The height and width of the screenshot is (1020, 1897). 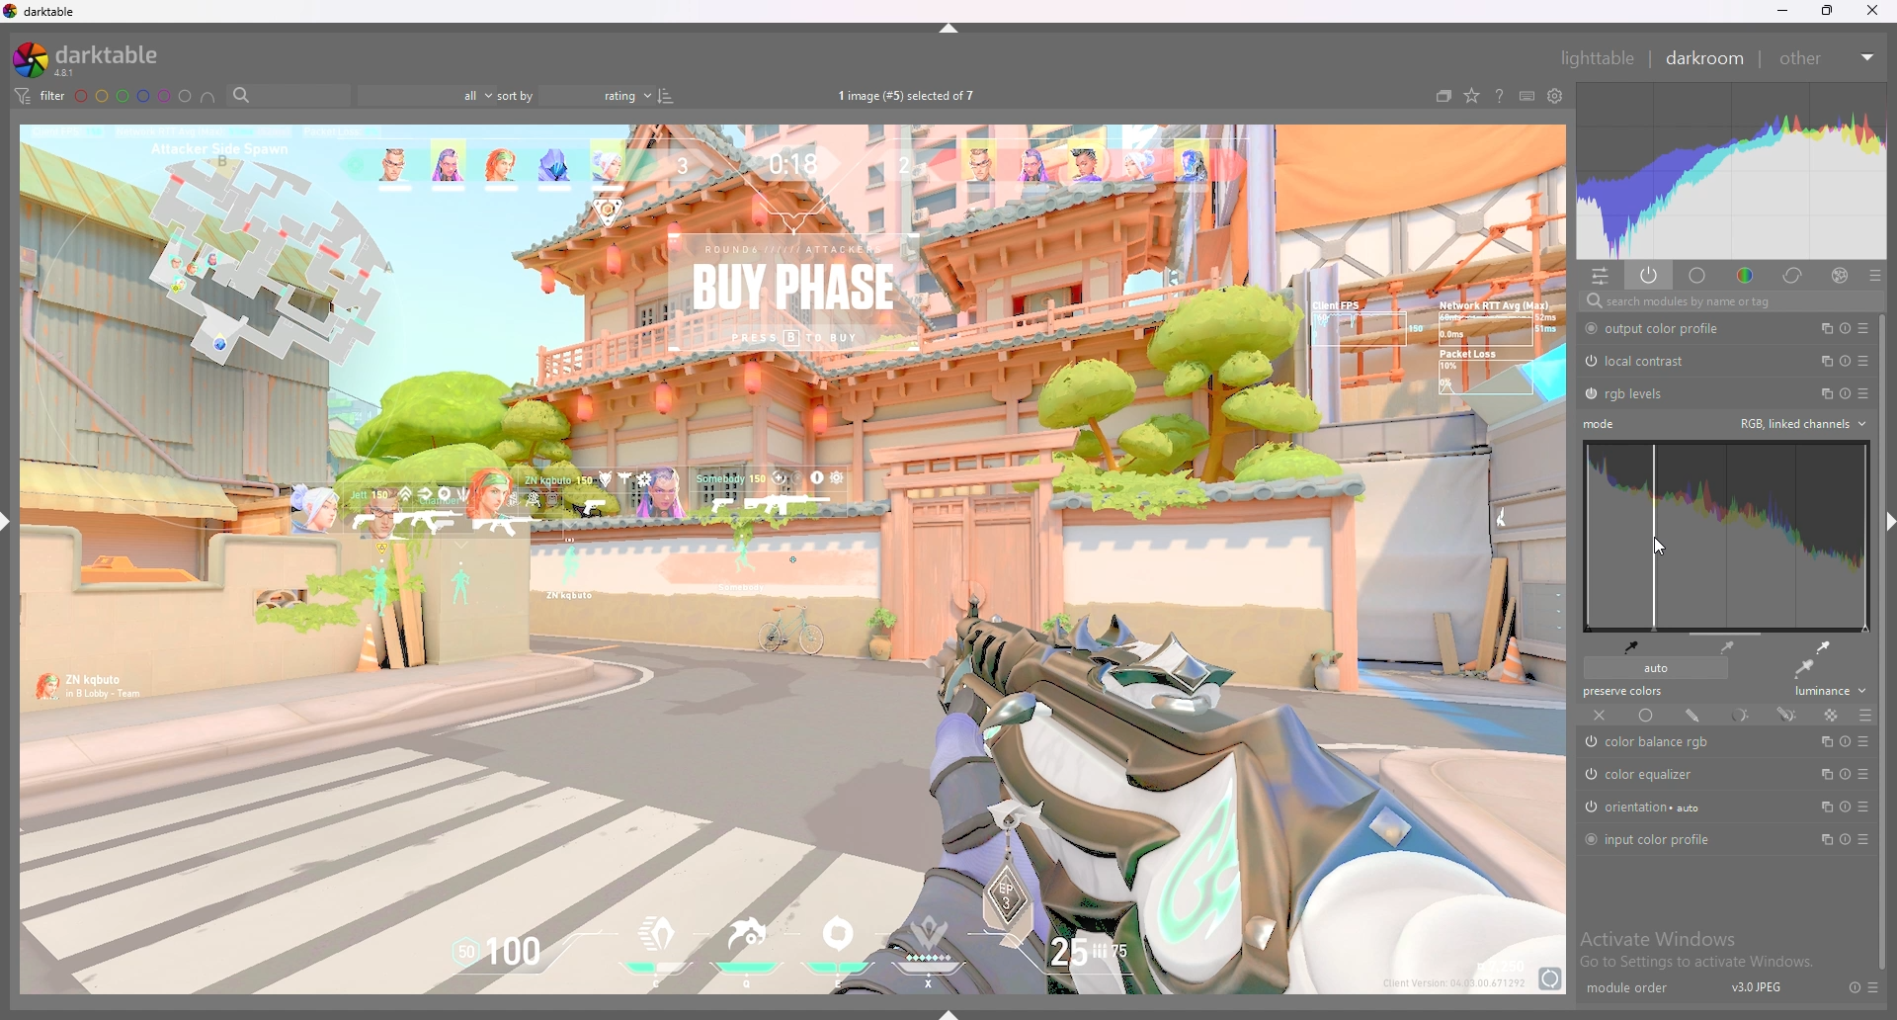 What do you see at coordinates (1702, 949) in the screenshot?
I see `Windows Activation Prompt` at bounding box center [1702, 949].